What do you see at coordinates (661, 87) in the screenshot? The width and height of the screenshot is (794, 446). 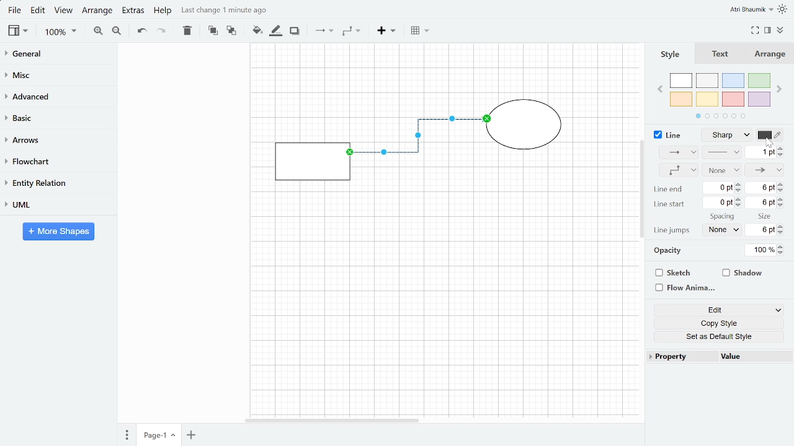 I see `Previous` at bounding box center [661, 87].